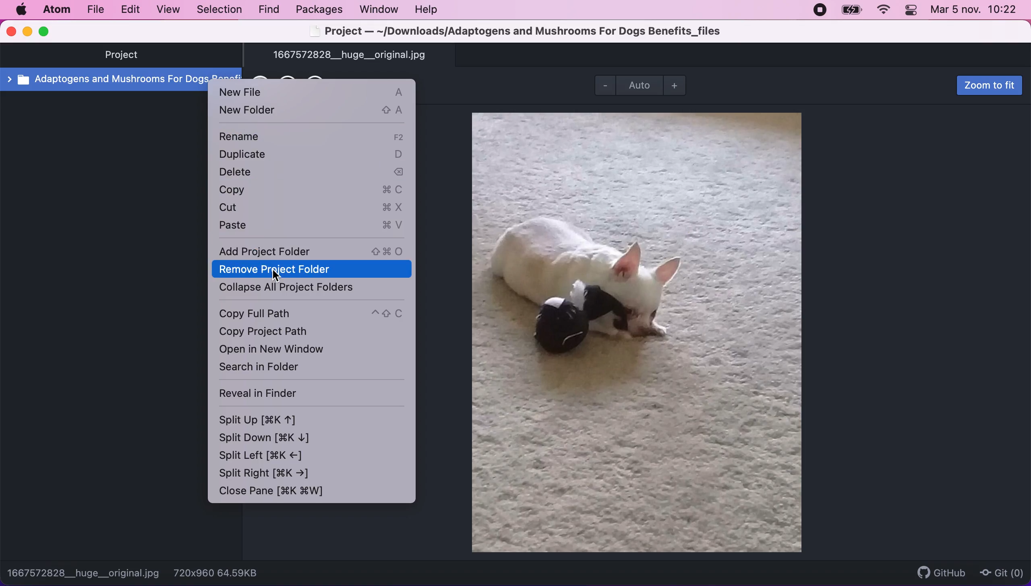 The width and height of the screenshot is (1031, 586). What do you see at coordinates (218, 10) in the screenshot?
I see `selection` at bounding box center [218, 10].